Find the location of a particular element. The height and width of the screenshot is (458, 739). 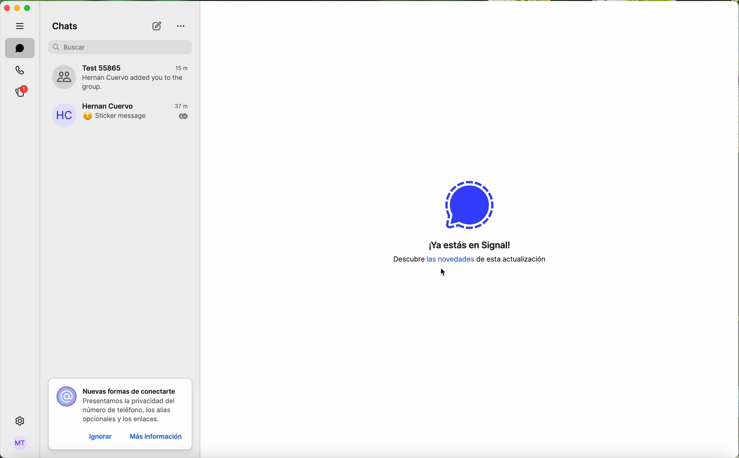

más información is located at coordinates (155, 437).